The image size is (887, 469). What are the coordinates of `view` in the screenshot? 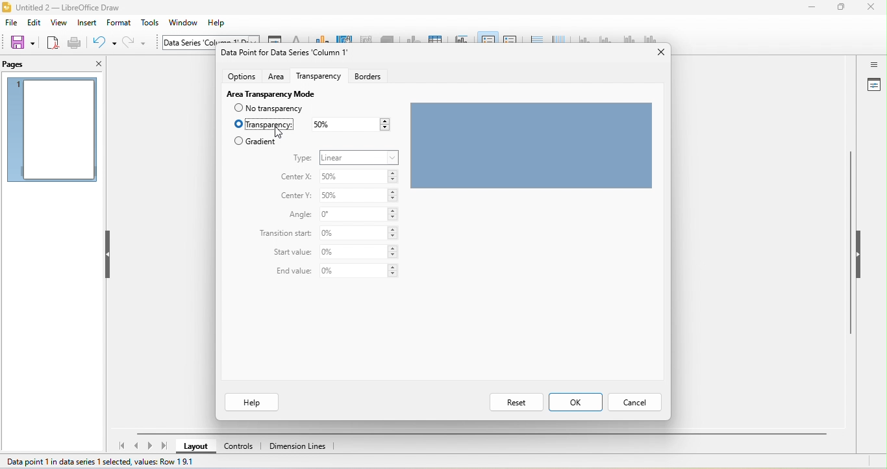 It's located at (59, 23).